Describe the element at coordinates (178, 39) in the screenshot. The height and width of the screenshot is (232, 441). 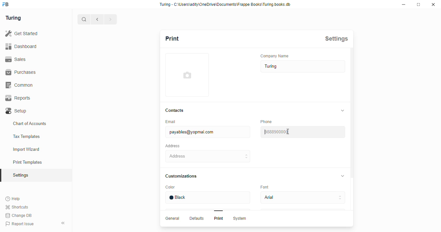
I see `Print` at that location.